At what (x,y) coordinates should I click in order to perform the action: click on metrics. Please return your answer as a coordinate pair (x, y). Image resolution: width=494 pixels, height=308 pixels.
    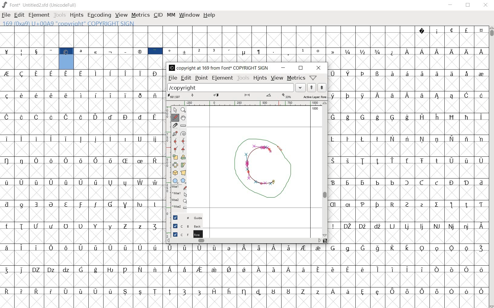
    Looking at the image, I should click on (140, 15).